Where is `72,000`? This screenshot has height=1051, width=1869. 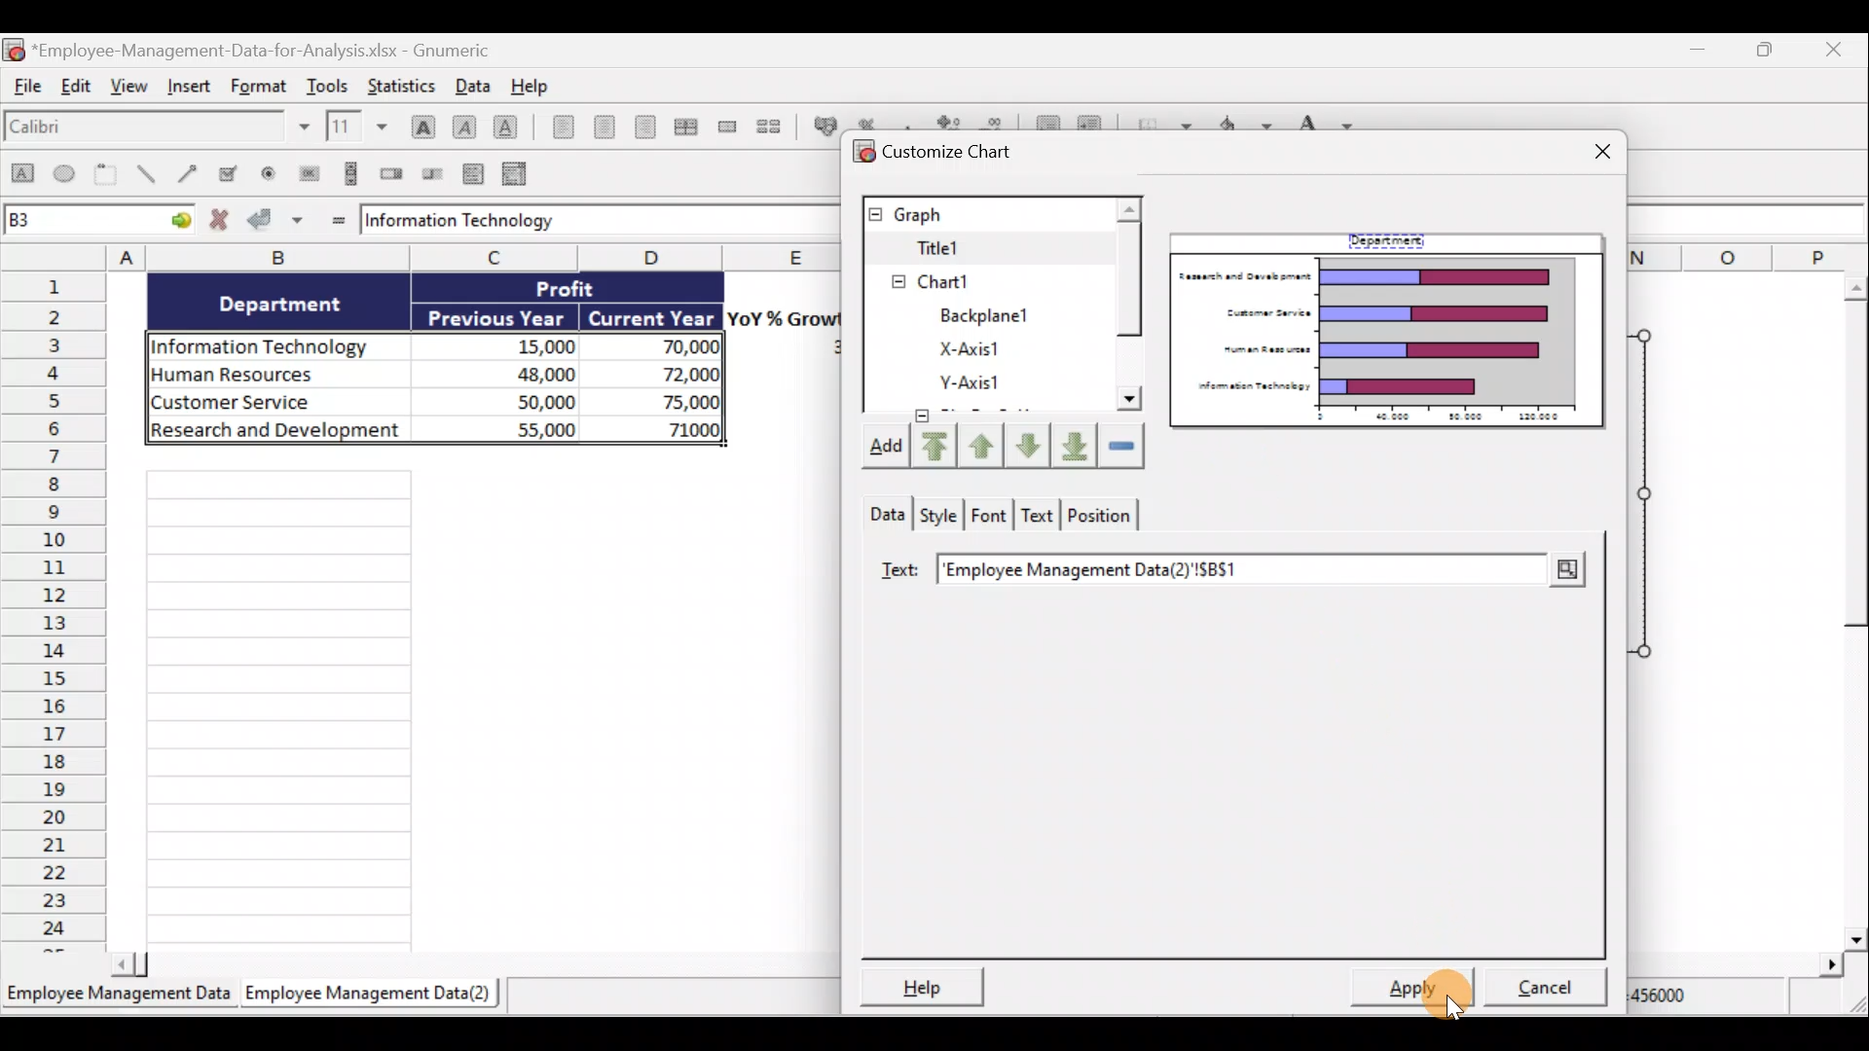 72,000 is located at coordinates (674, 376).